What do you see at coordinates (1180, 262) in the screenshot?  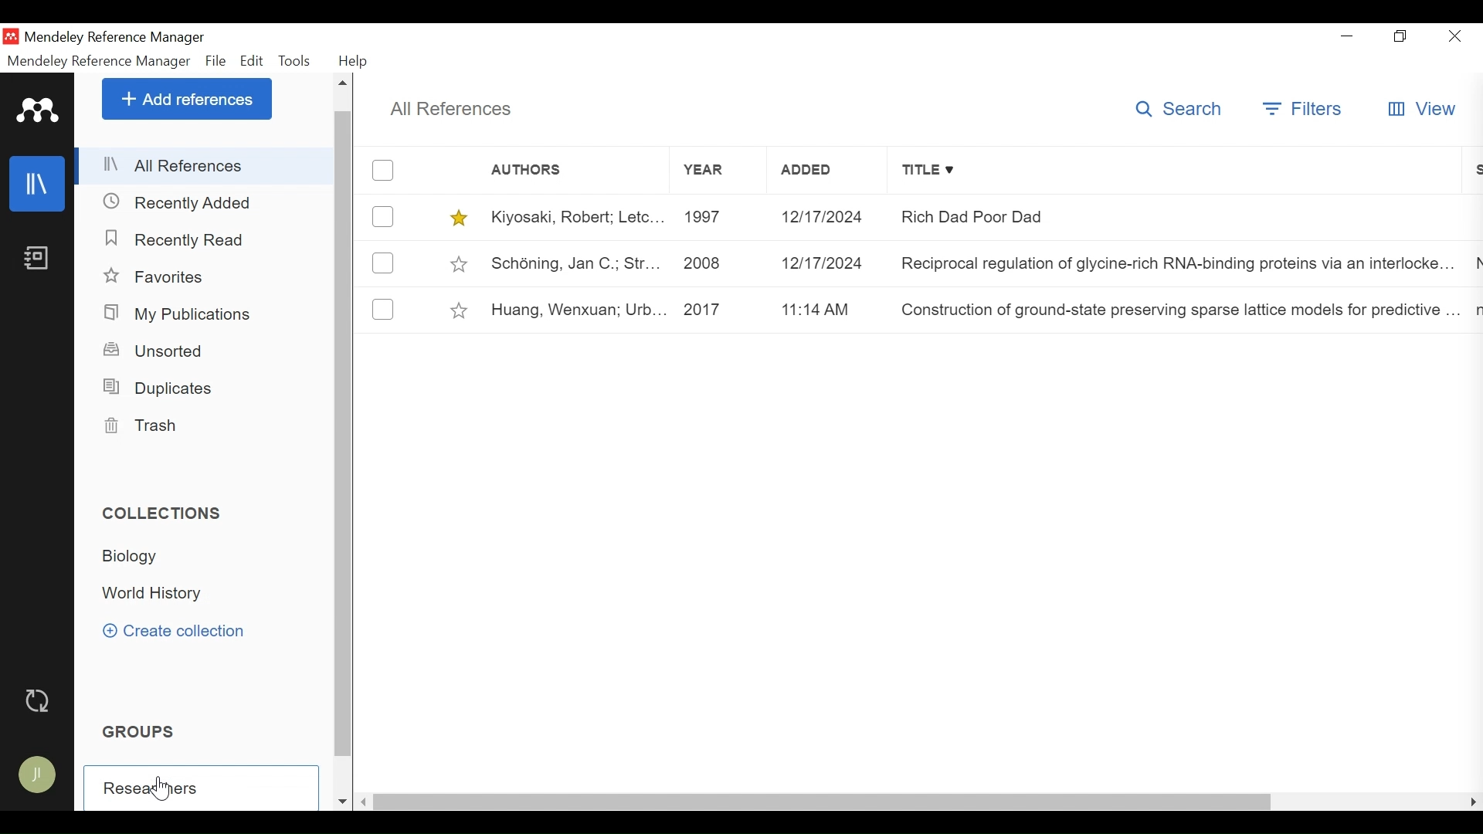 I see `Reciprocal regulation of glycine-rich RNA-binding proteins via an interlocked..` at bounding box center [1180, 262].